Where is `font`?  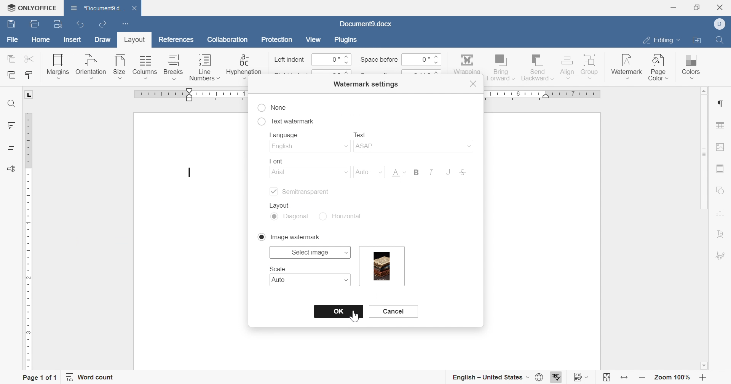 font is located at coordinates (273, 160).